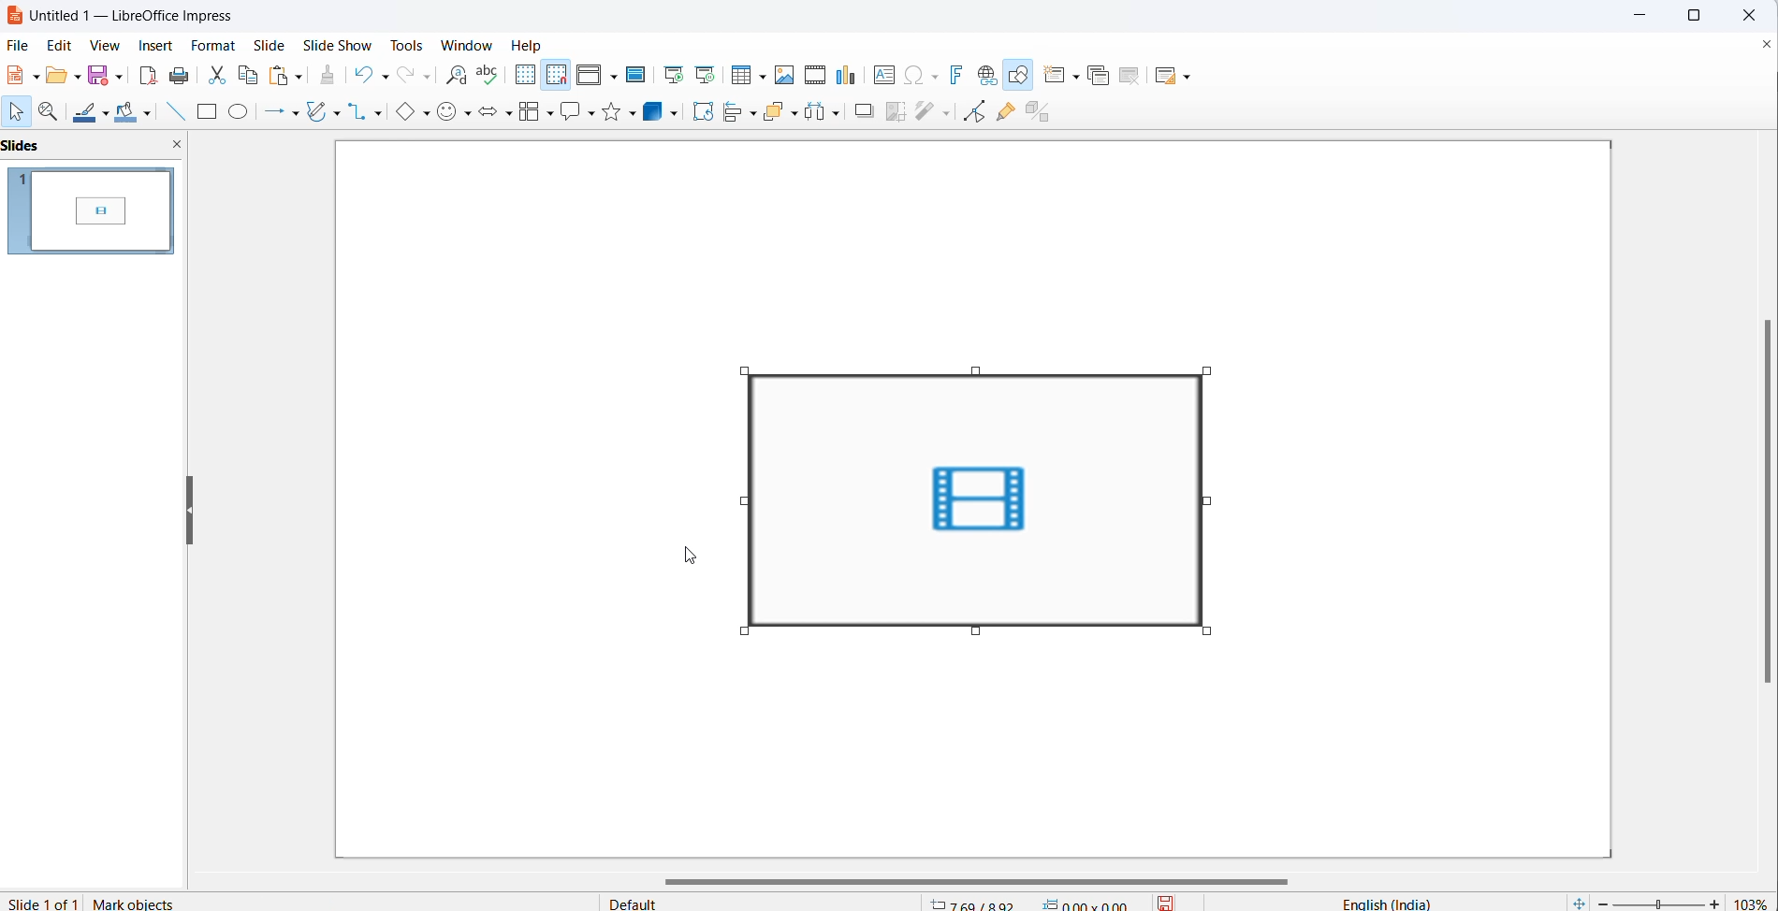 Image resolution: width=1778 pixels, height=911 pixels. What do you see at coordinates (405, 76) in the screenshot?
I see `redo` at bounding box center [405, 76].